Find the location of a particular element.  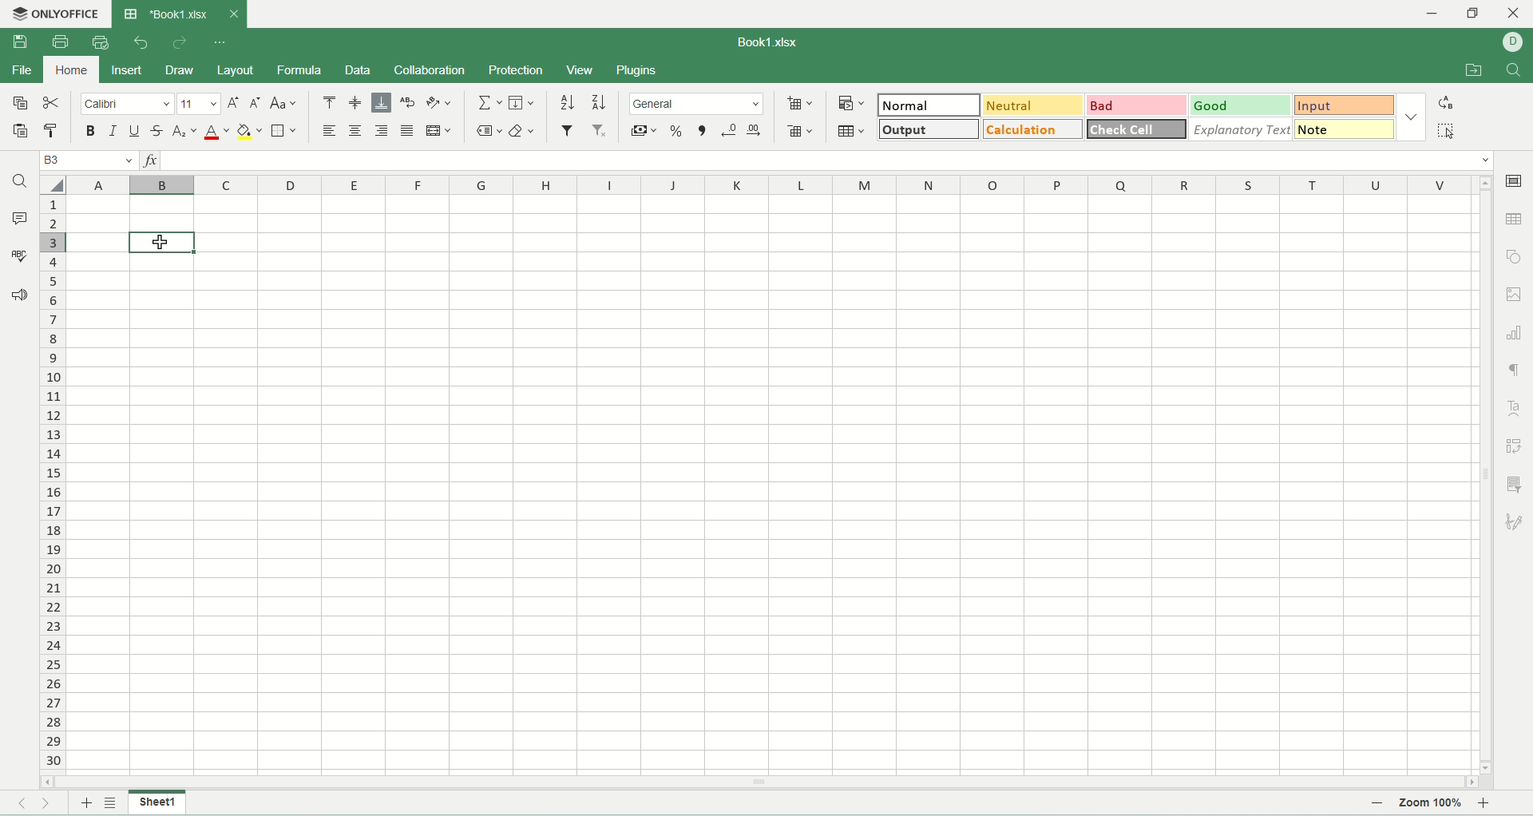

chart setting is located at coordinates (1515, 329).